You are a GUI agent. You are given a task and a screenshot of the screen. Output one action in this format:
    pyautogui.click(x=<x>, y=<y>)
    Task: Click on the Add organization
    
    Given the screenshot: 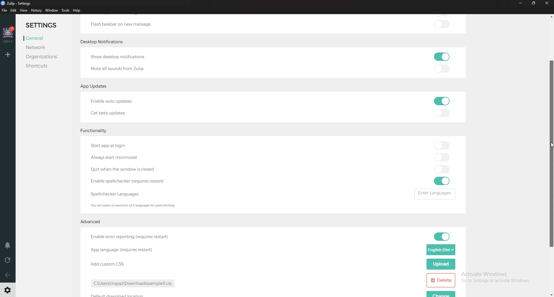 What is the action you would take?
    pyautogui.click(x=7, y=54)
    